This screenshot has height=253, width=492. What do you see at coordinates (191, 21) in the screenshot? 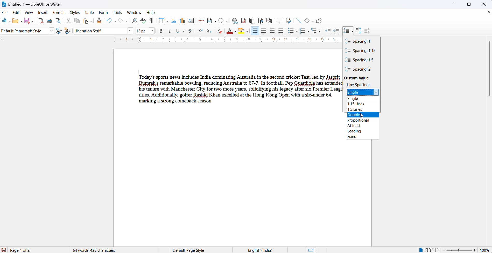
I see `insert text` at bounding box center [191, 21].